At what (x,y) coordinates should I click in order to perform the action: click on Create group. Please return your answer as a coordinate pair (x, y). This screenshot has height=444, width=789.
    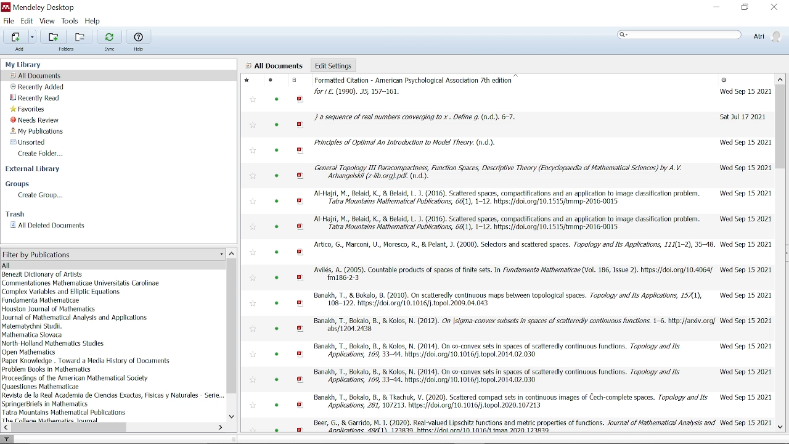
    Looking at the image, I should click on (42, 195).